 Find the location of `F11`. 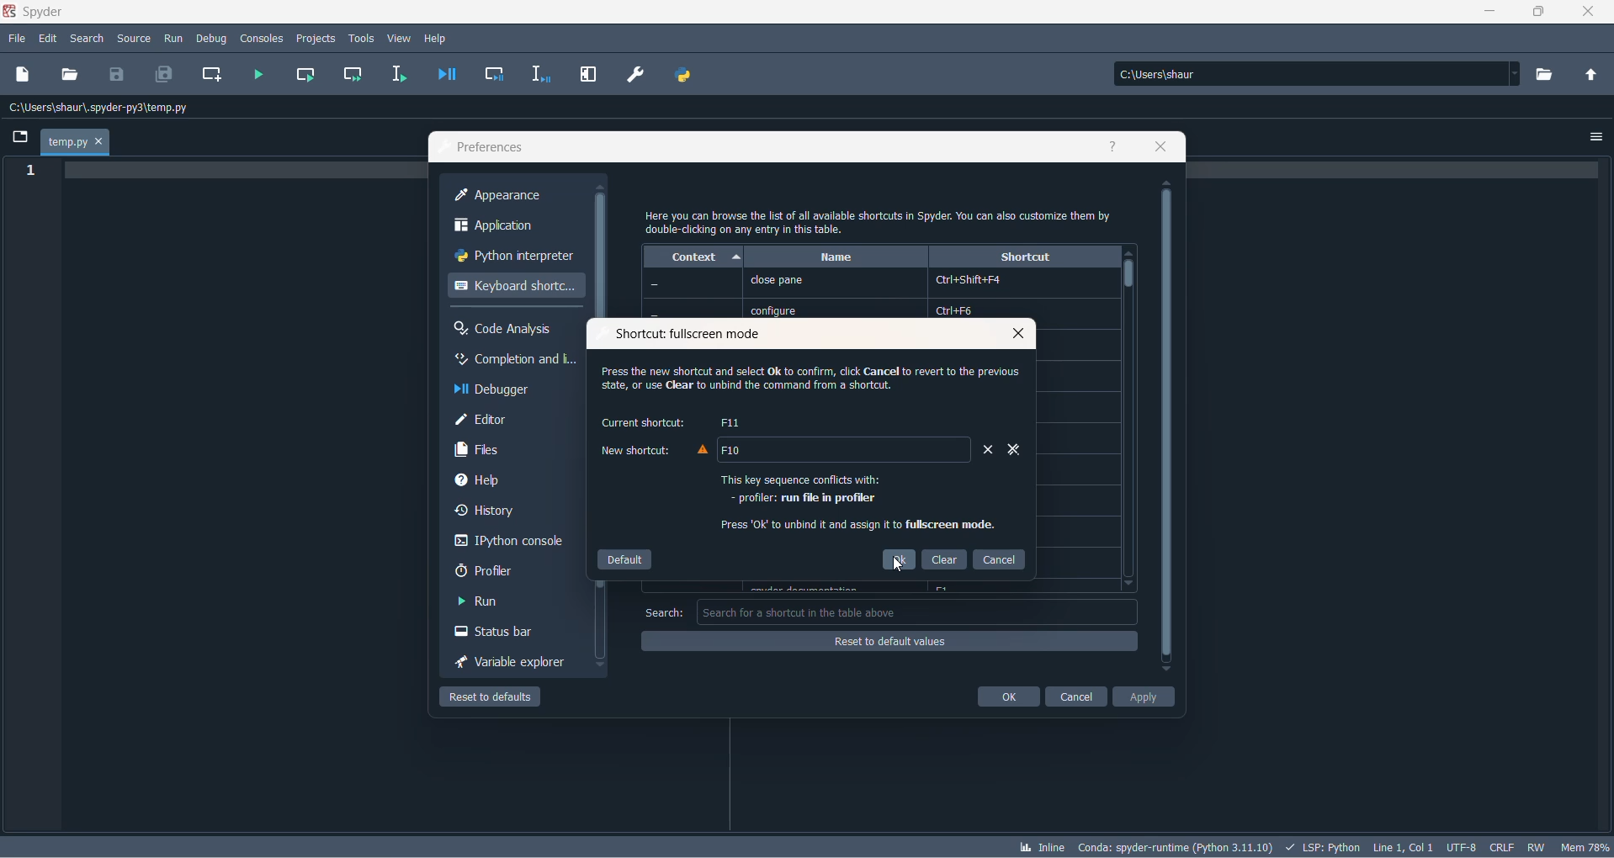

F11 is located at coordinates (729, 422).